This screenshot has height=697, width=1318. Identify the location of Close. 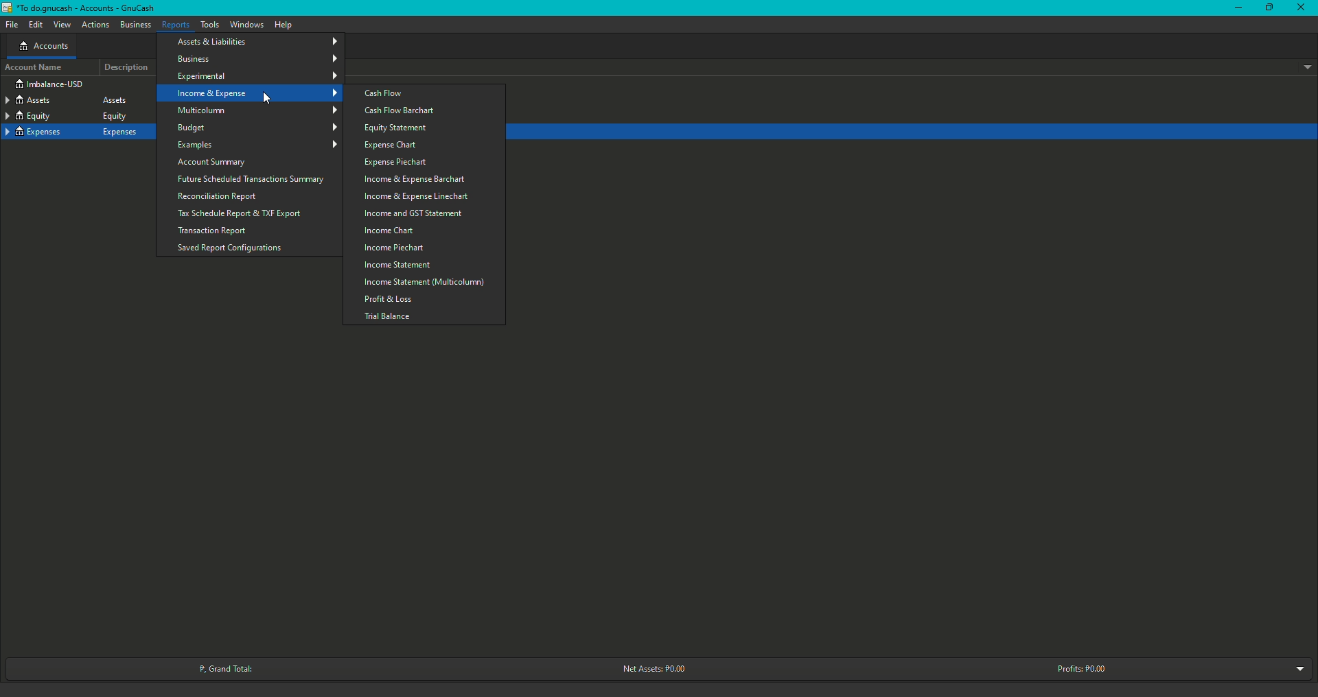
(1301, 9).